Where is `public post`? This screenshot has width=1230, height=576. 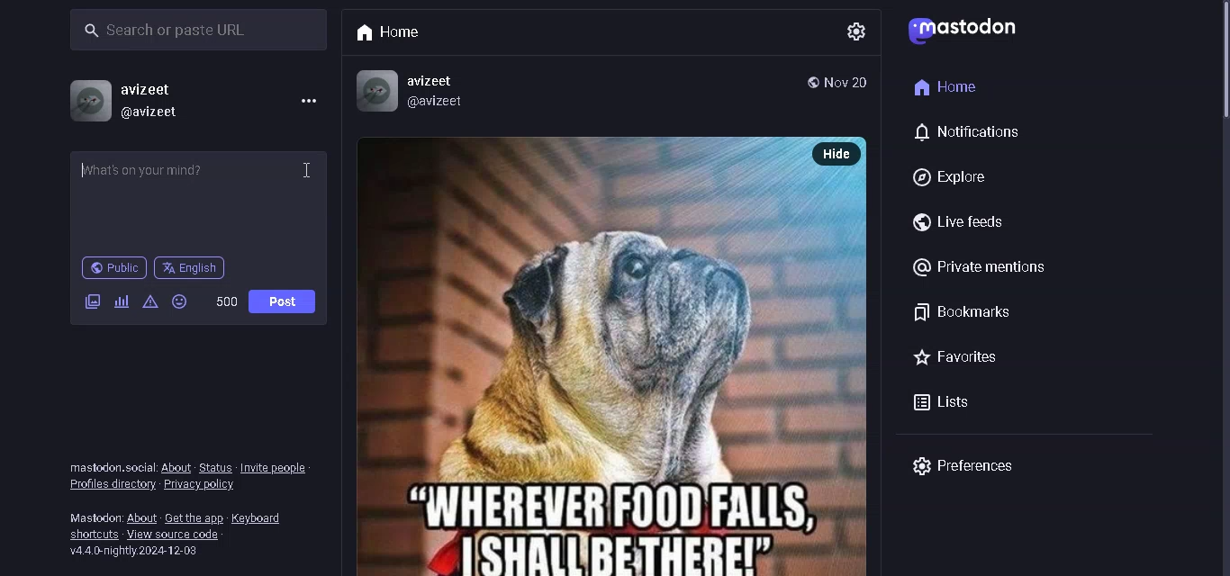 public post is located at coordinates (809, 81).